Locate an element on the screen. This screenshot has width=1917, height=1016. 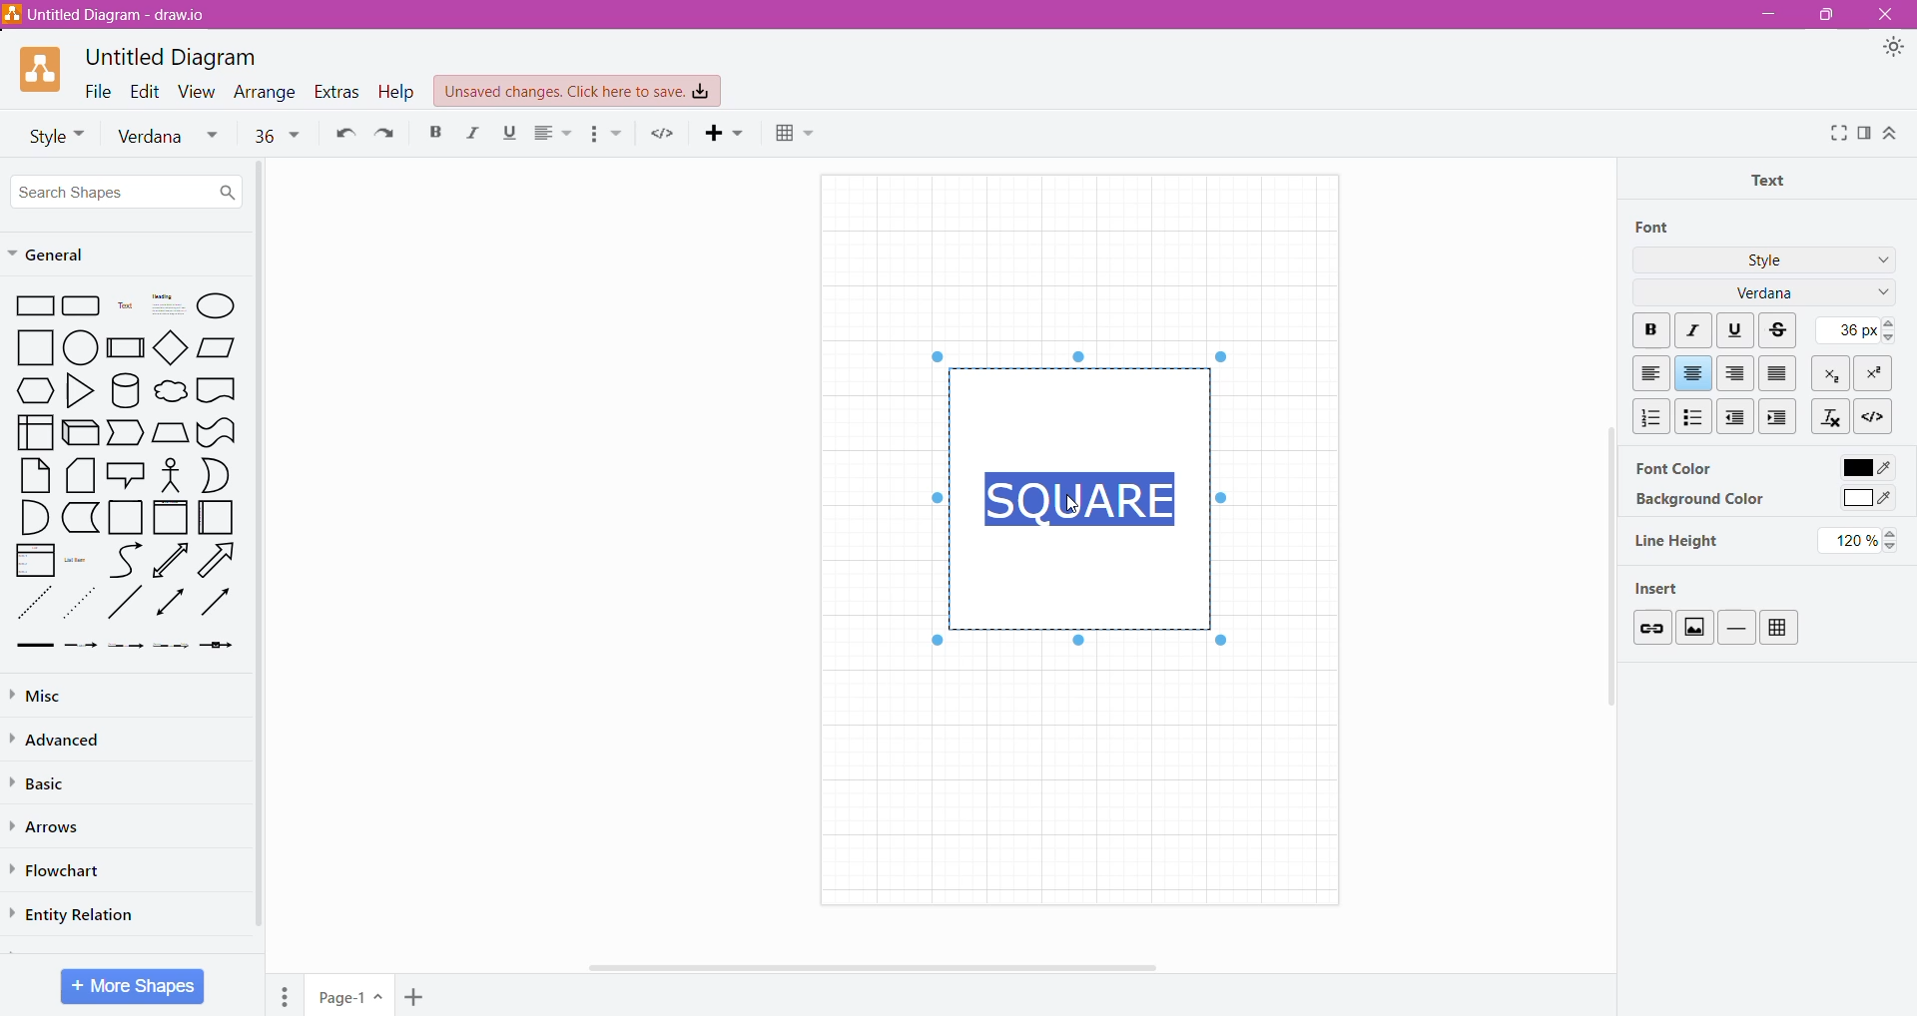
Arrow with a Box is located at coordinates (216, 645).